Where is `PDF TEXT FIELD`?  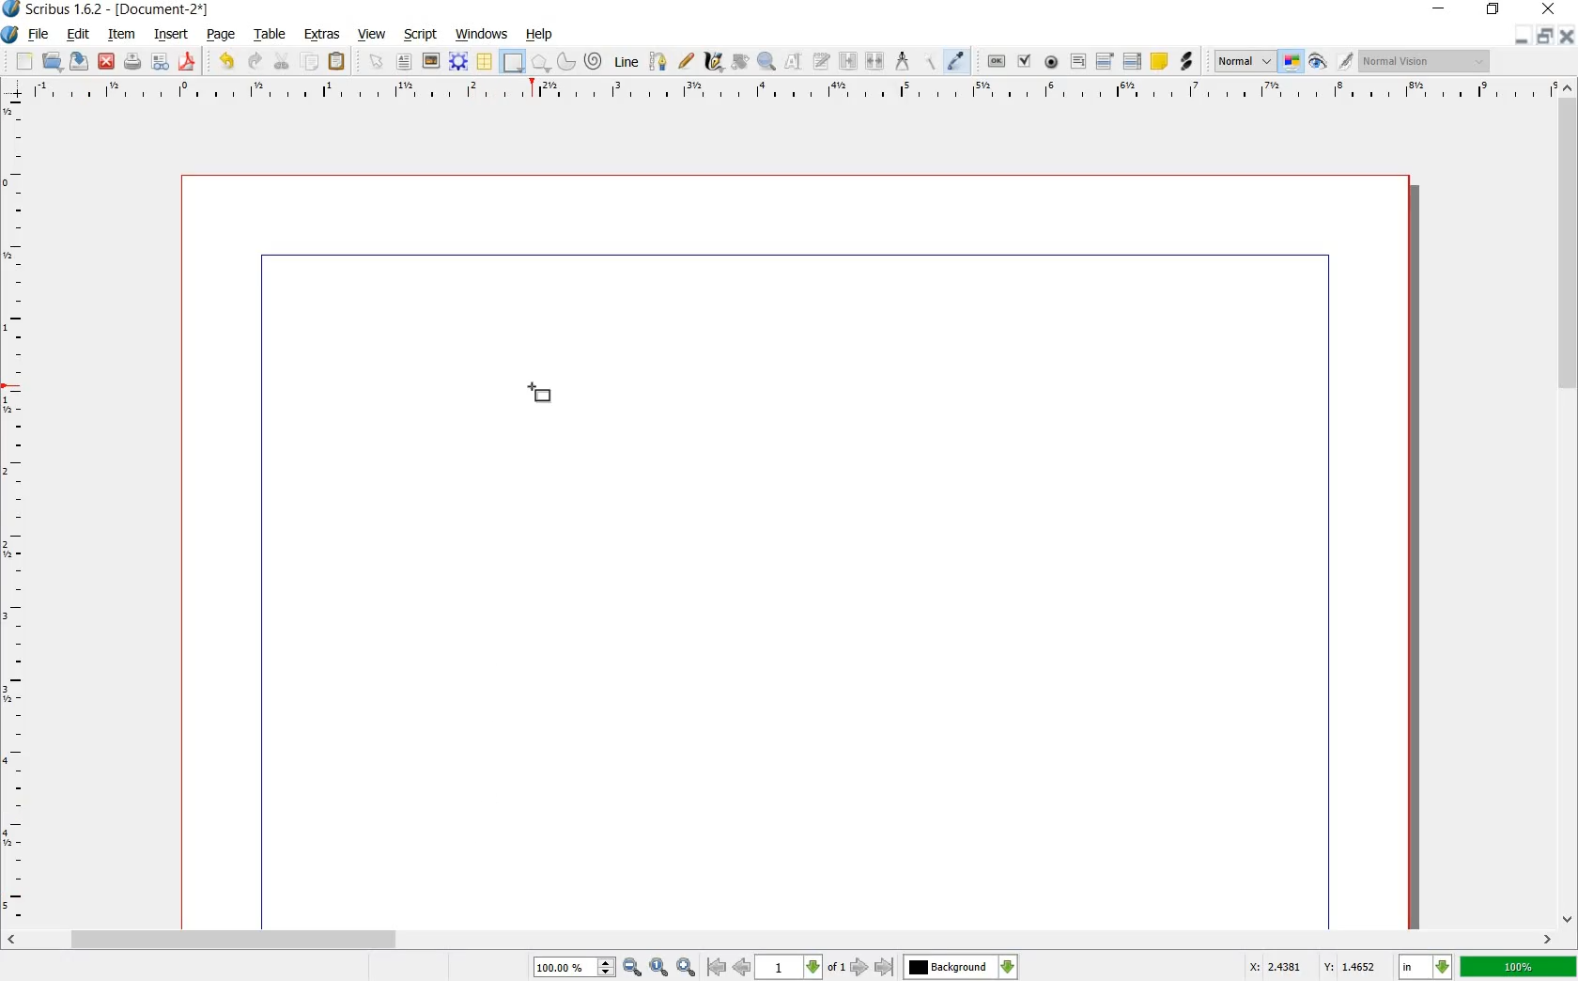
PDF TEXT FIELD is located at coordinates (1077, 62).